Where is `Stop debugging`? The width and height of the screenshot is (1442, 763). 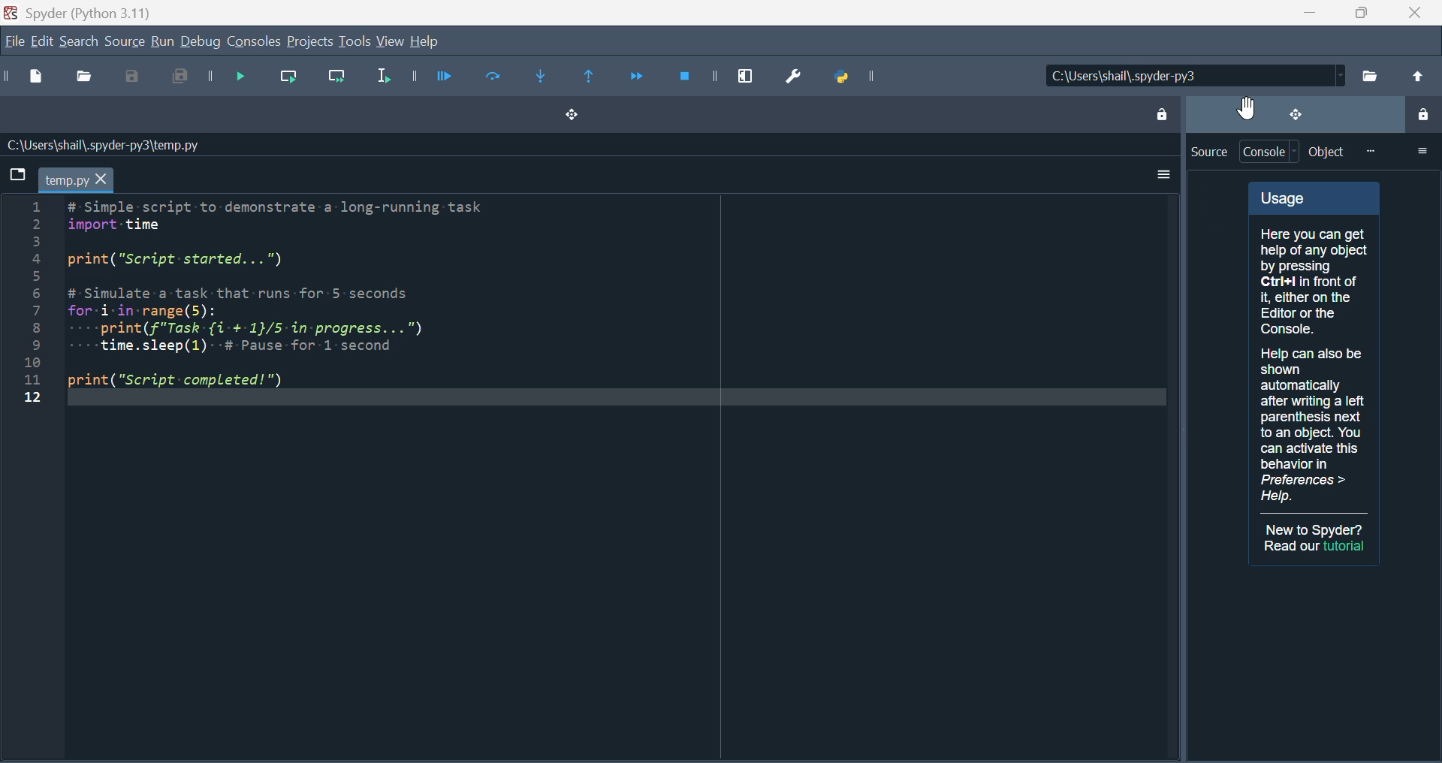
Stop debugging is located at coordinates (689, 76).